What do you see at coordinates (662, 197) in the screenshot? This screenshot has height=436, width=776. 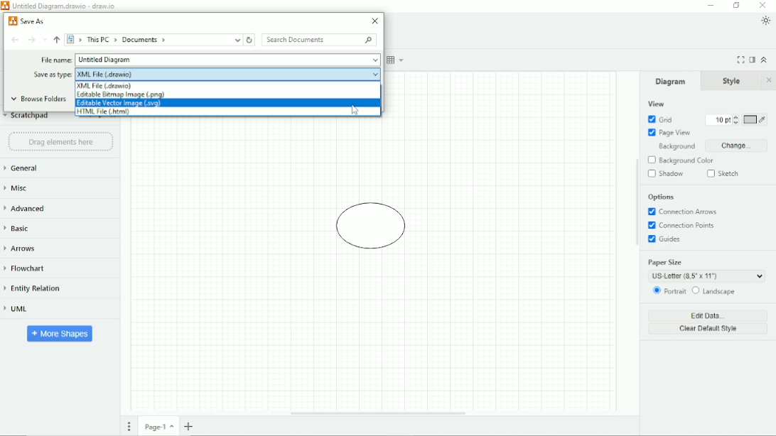 I see `Options` at bounding box center [662, 197].